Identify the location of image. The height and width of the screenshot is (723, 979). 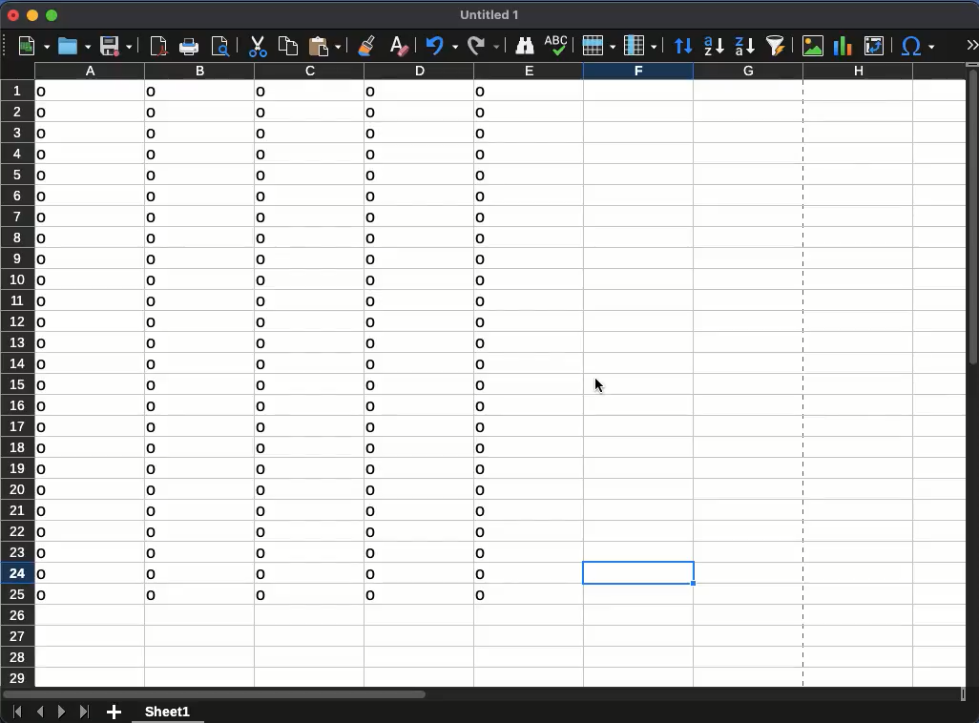
(813, 45).